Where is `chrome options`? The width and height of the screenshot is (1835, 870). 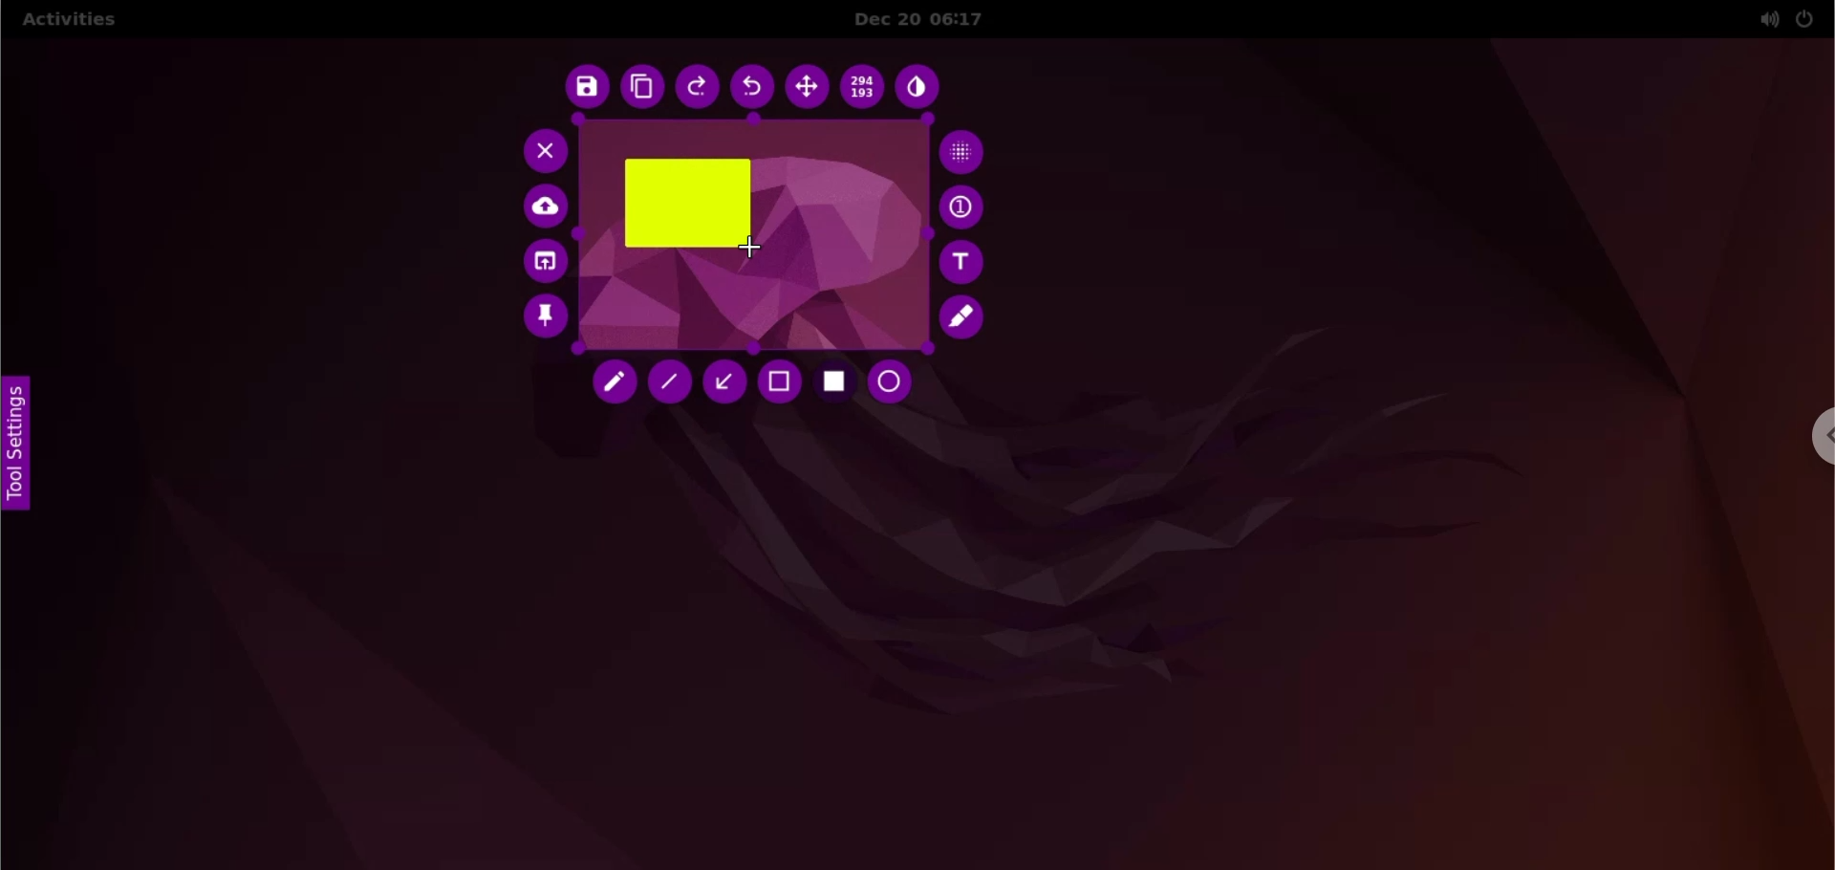
chrome options is located at coordinates (1819, 436).